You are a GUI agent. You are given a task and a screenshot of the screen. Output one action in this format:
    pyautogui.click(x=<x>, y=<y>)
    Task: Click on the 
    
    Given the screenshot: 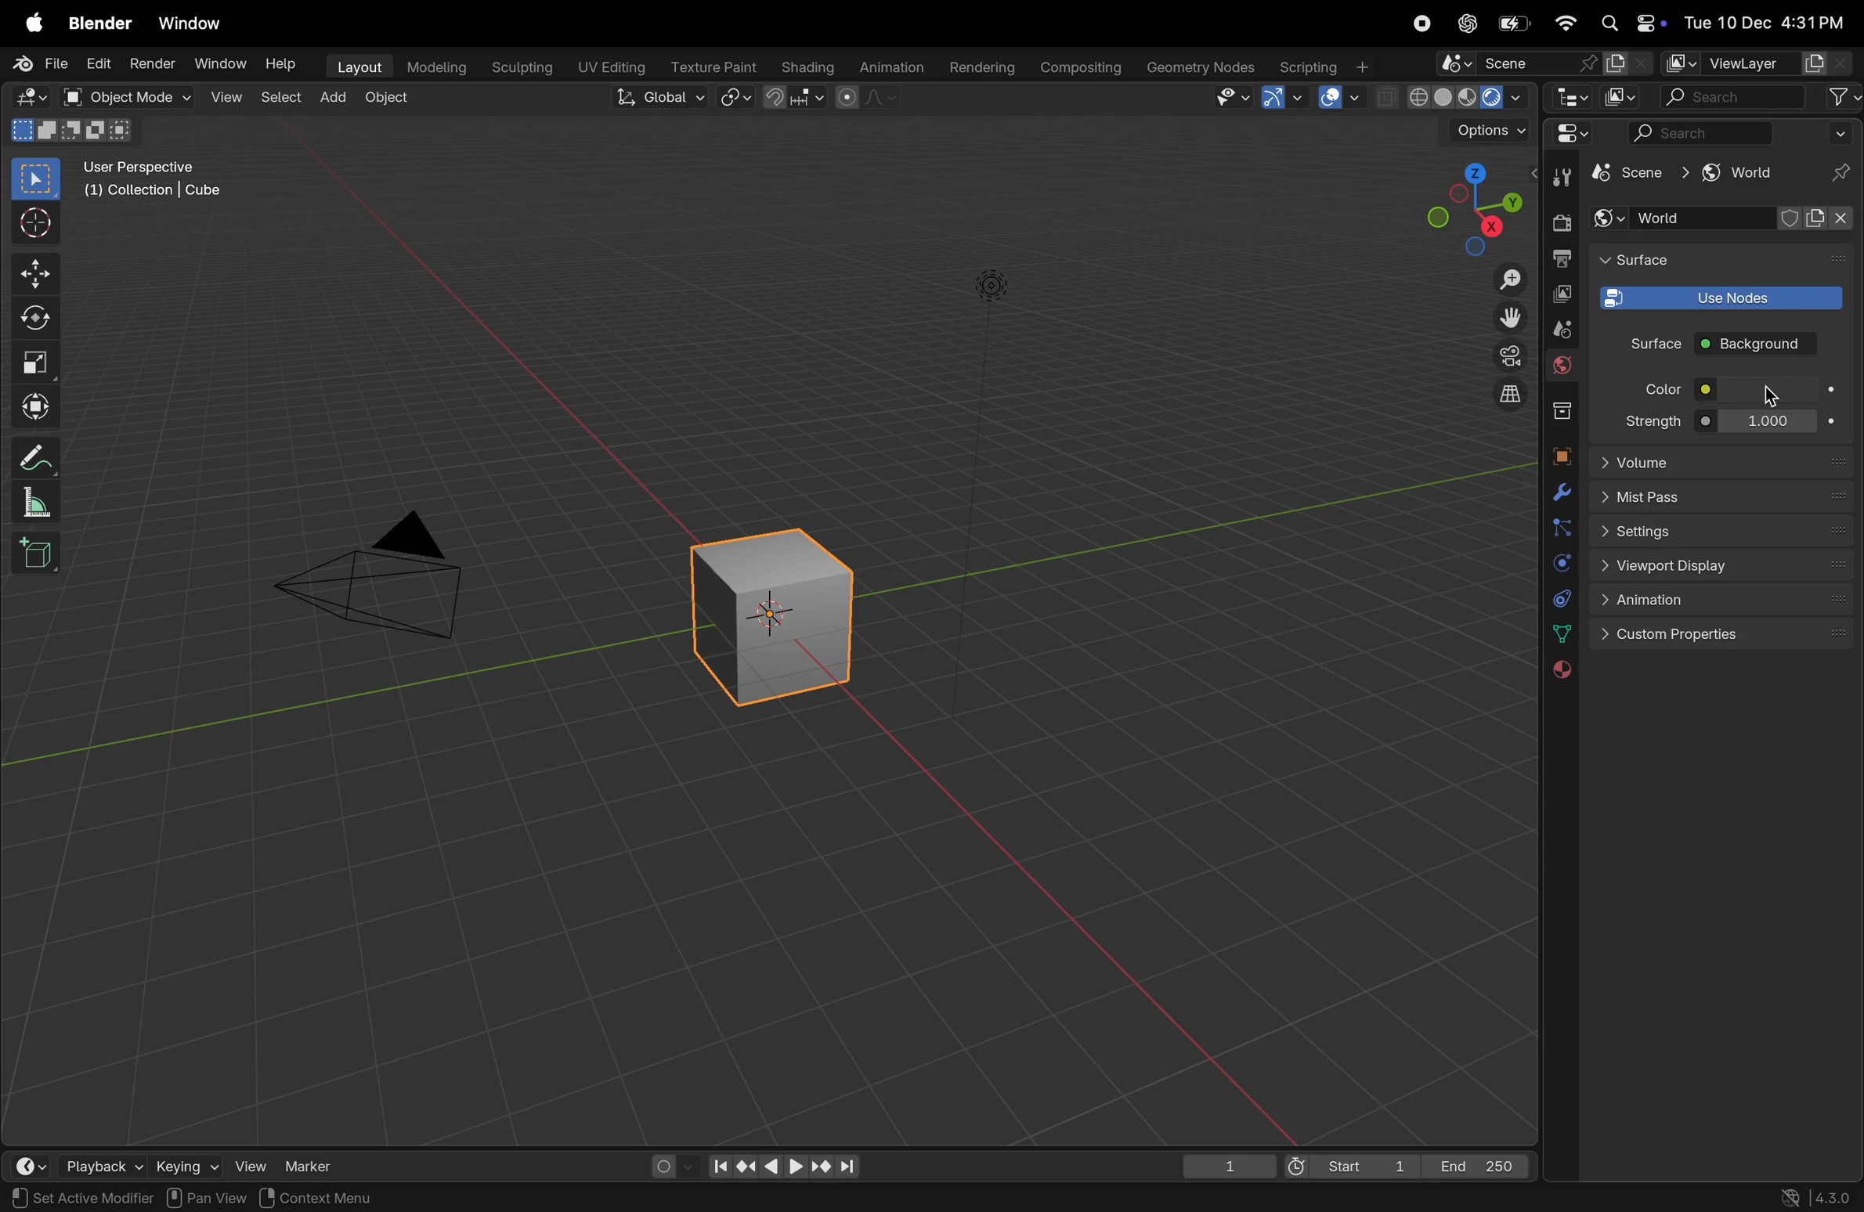 What is the action you would take?
    pyautogui.click(x=1559, y=259)
    